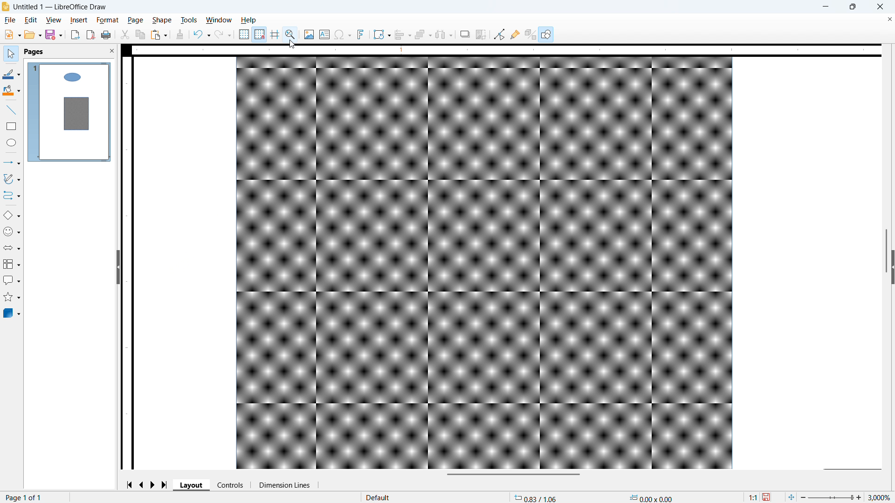  Describe the element at coordinates (291, 34) in the screenshot. I see `Zoom ` at that location.